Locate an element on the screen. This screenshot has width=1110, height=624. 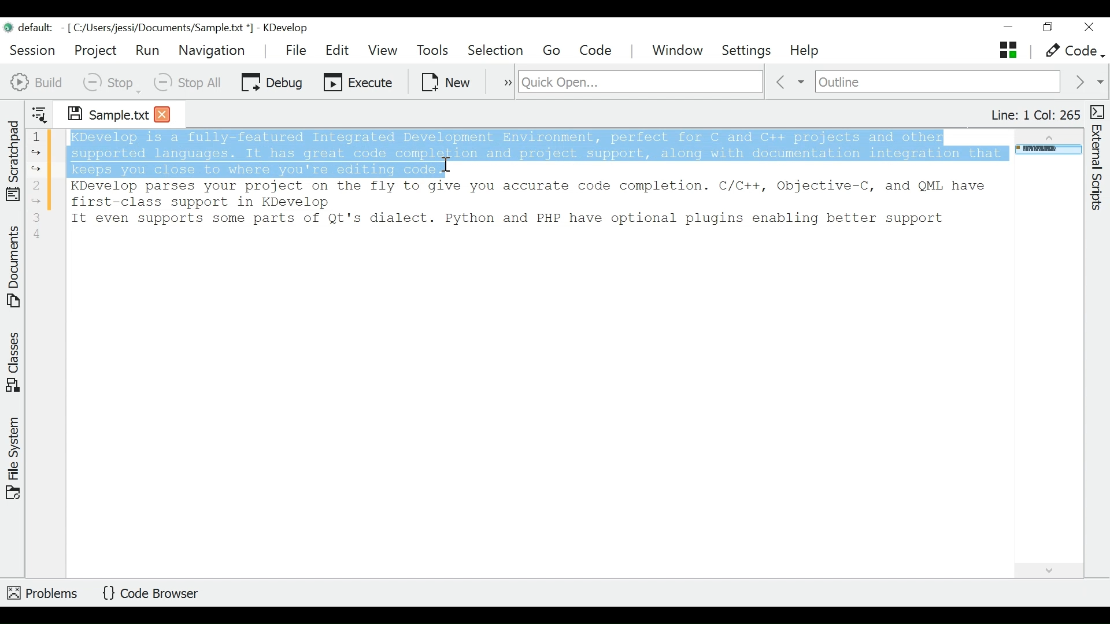
Stack (Opens and activates the documet) is located at coordinates (1007, 50).